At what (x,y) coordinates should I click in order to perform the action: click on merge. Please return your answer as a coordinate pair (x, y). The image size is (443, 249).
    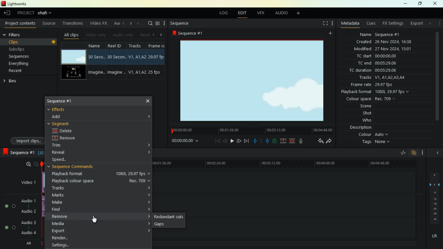
    Looking at the image, I should click on (292, 141).